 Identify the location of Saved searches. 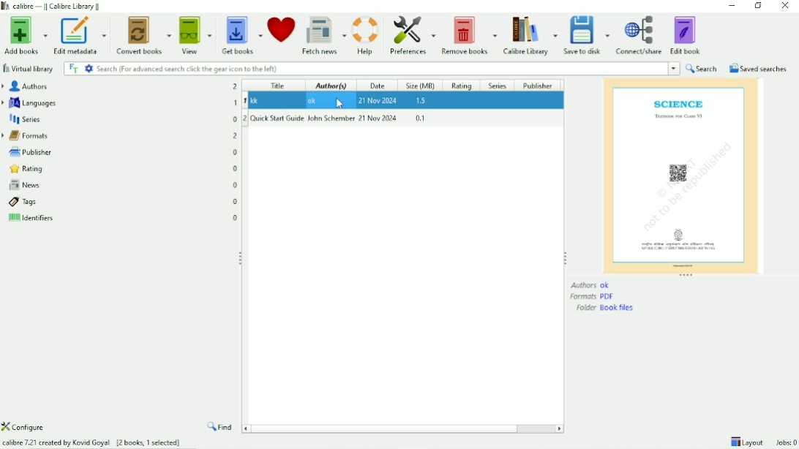
(758, 68).